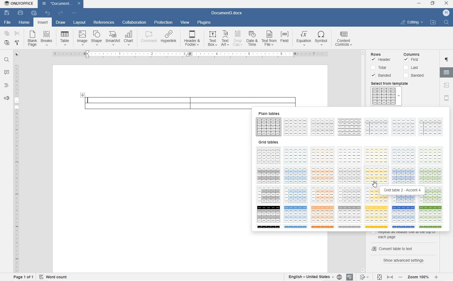 The height and width of the screenshot is (281, 453). Describe the element at coordinates (412, 60) in the screenshot. I see `First` at that location.